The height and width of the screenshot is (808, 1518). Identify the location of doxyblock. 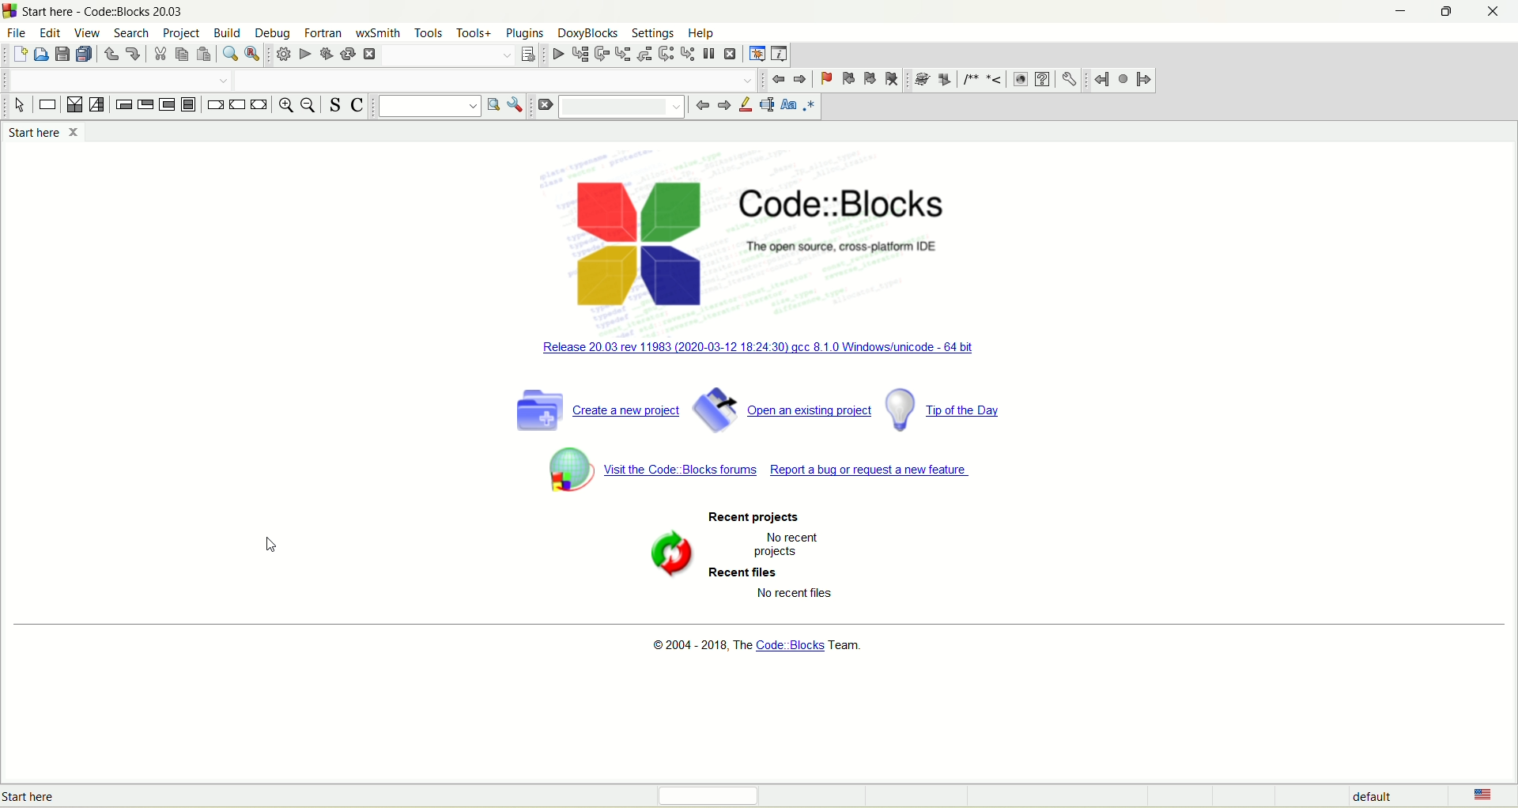
(588, 32).